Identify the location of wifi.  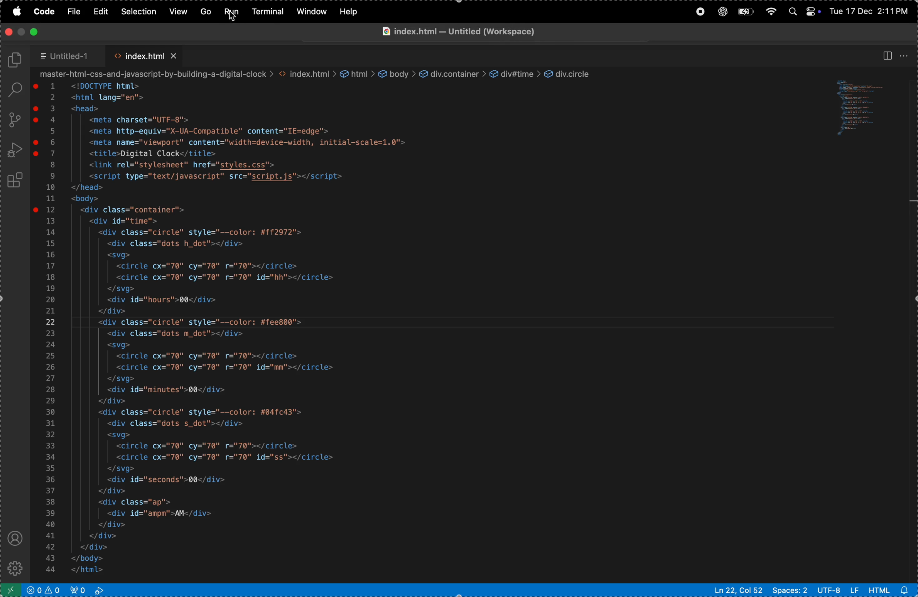
(769, 9).